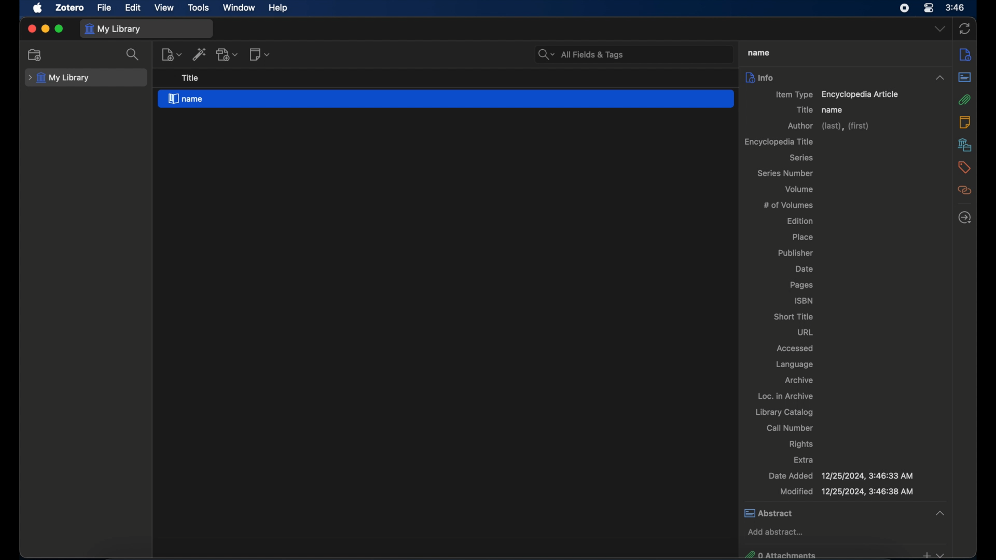 Image resolution: width=996 pixels, height=560 pixels. What do you see at coordinates (164, 8) in the screenshot?
I see `view` at bounding box center [164, 8].